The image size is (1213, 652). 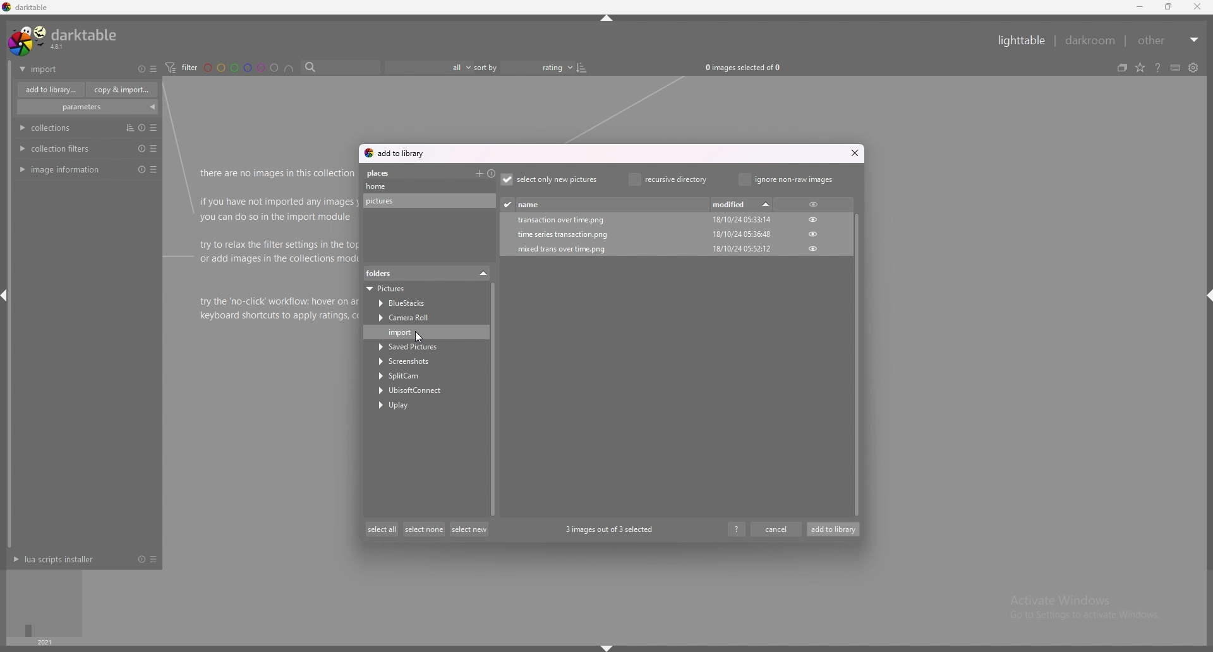 What do you see at coordinates (1169, 40) in the screenshot?
I see `other` at bounding box center [1169, 40].